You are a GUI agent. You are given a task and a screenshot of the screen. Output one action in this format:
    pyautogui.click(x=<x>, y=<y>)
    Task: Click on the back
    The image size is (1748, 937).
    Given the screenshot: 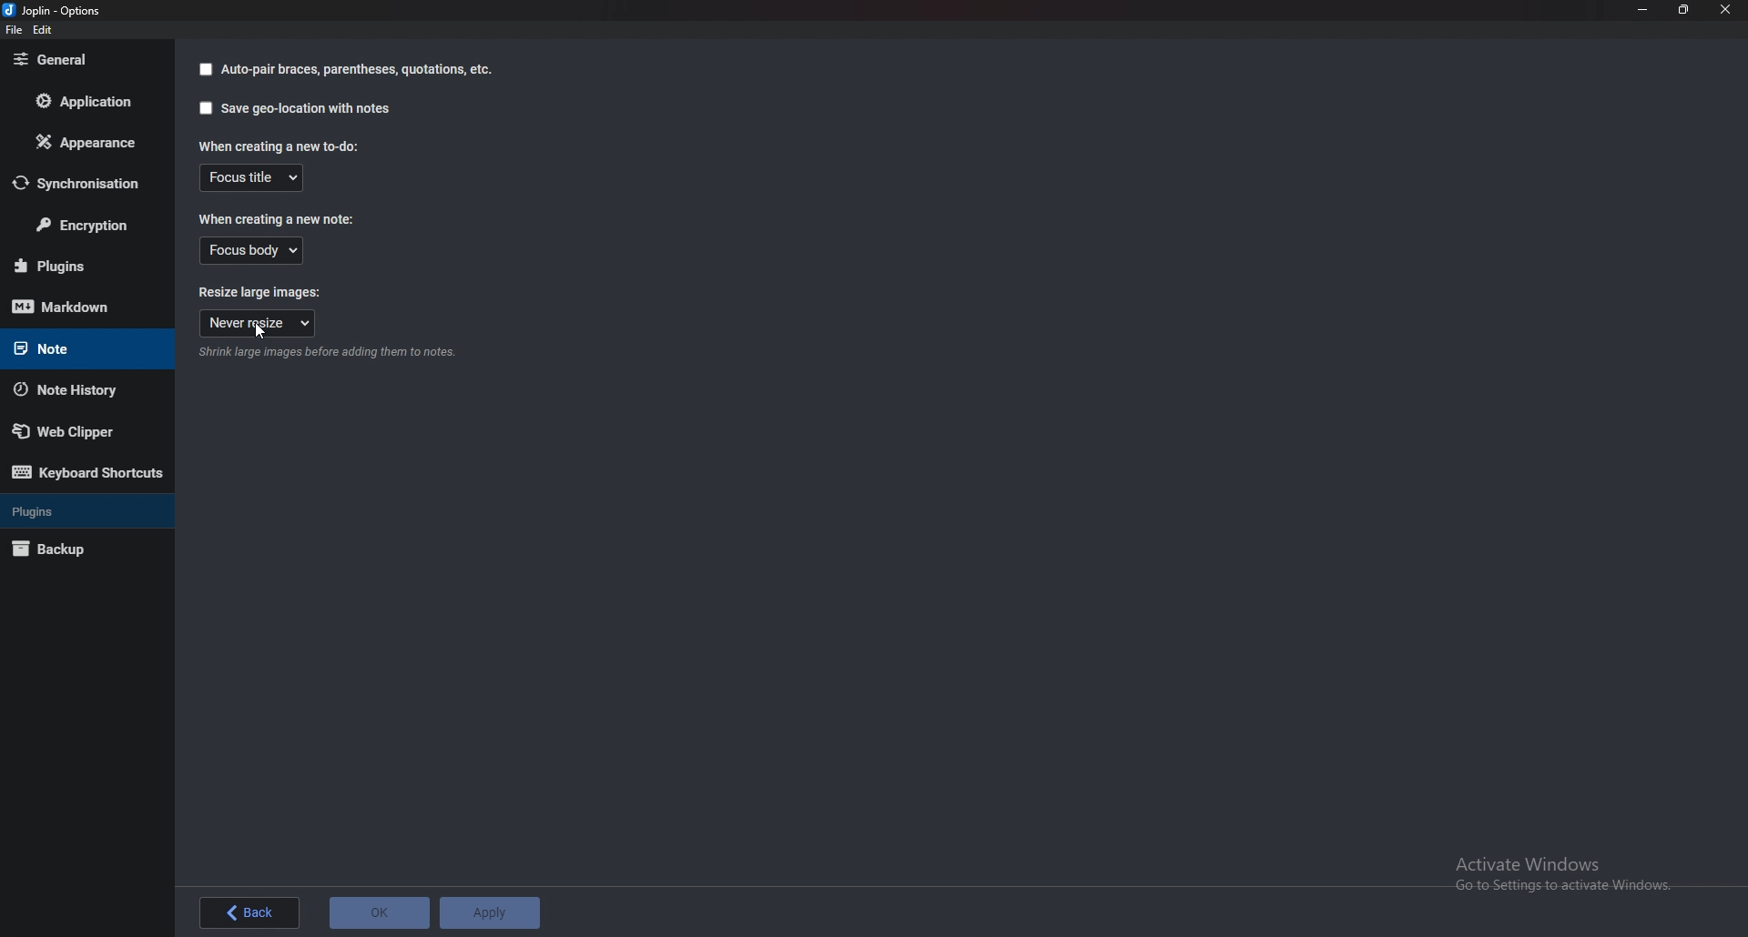 What is the action you would take?
    pyautogui.click(x=252, y=913)
    